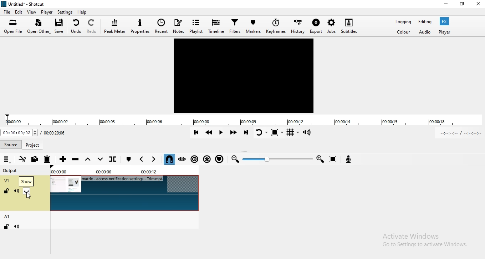 The height and width of the screenshot is (259, 485). I want to click on , so click(113, 159).